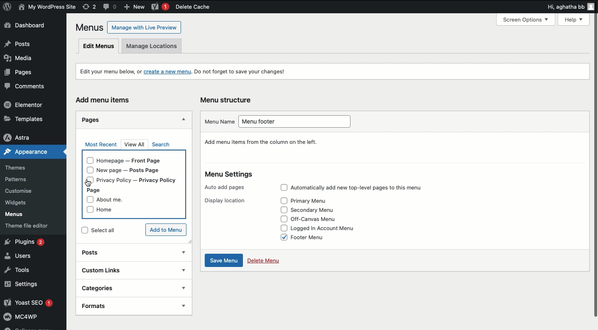 This screenshot has height=330, width=598. Describe the element at coordinates (47, 7) in the screenshot. I see `User` at that location.